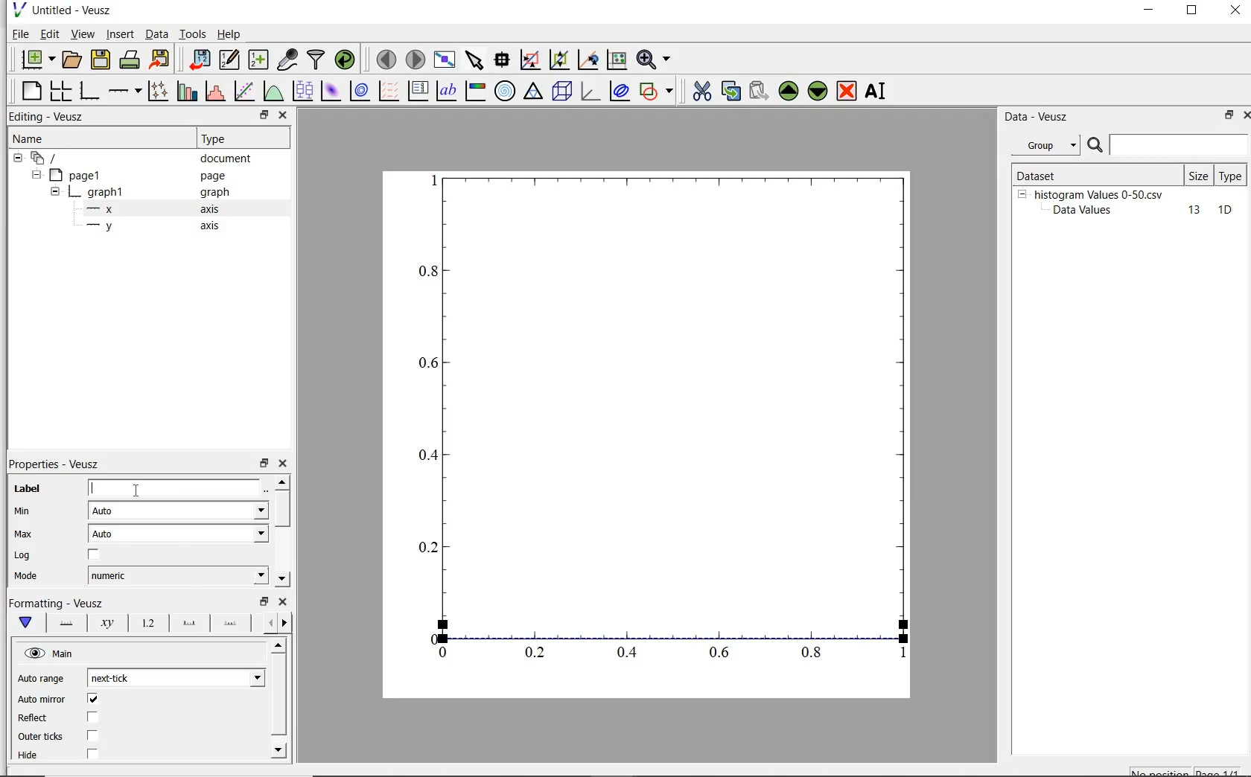  I want to click on 13, so click(1188, 211).